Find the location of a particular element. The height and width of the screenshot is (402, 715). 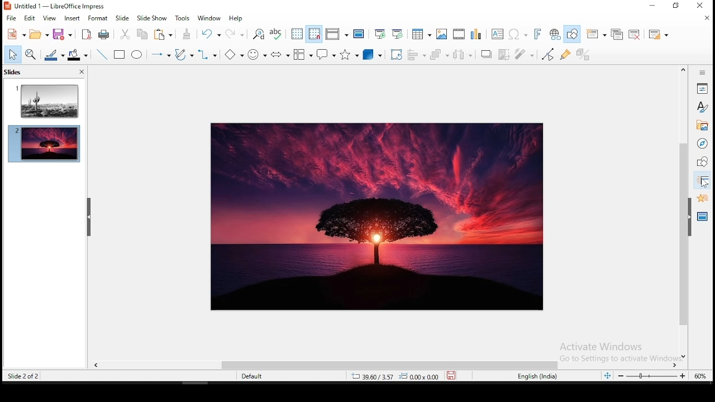

slide transition is located at coordinates (702, 182).